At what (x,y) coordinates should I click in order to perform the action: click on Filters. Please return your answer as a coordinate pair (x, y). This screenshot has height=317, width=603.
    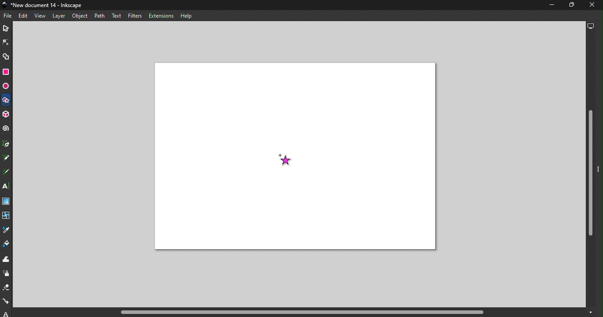
    Looking at the image, I should click on (135, 16).